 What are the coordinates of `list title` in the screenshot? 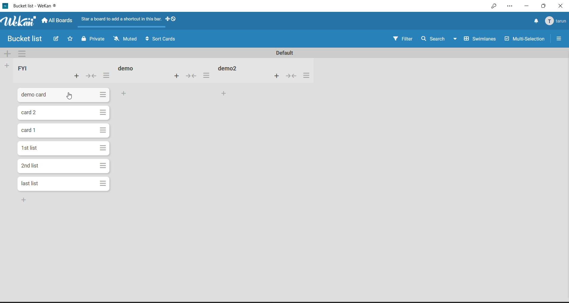 It's located at (127, 68).